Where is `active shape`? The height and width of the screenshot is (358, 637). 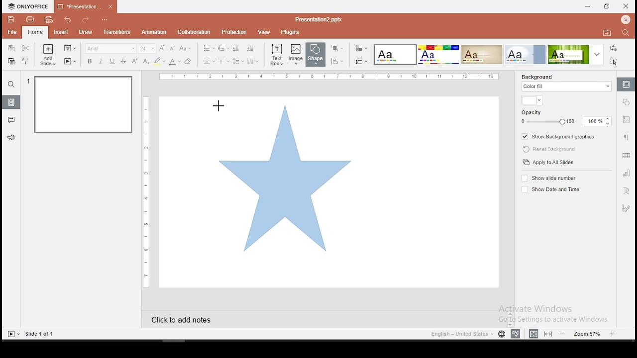 active shape is located at coordinates (285, 177).